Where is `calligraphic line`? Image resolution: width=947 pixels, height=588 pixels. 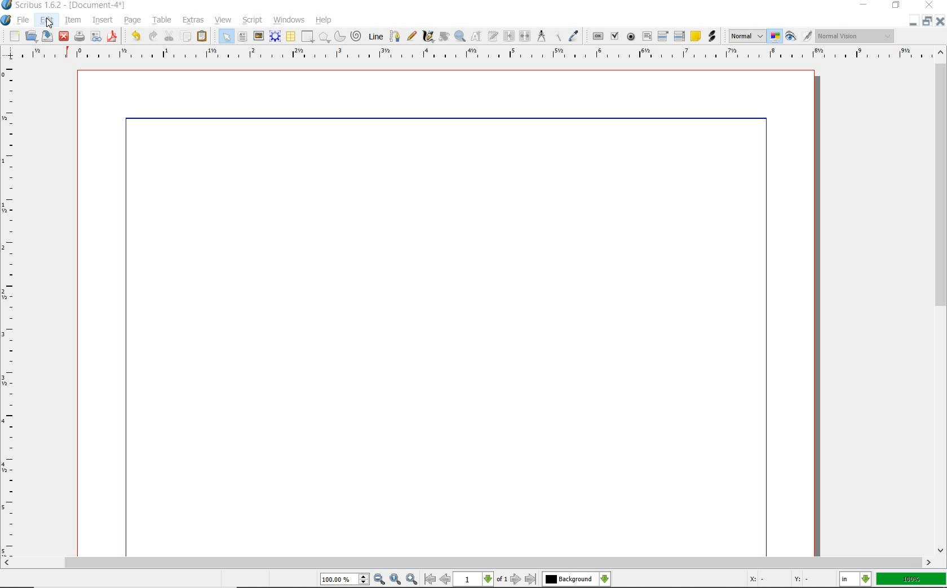 calligraphic line is located at coordinates (428, 37).